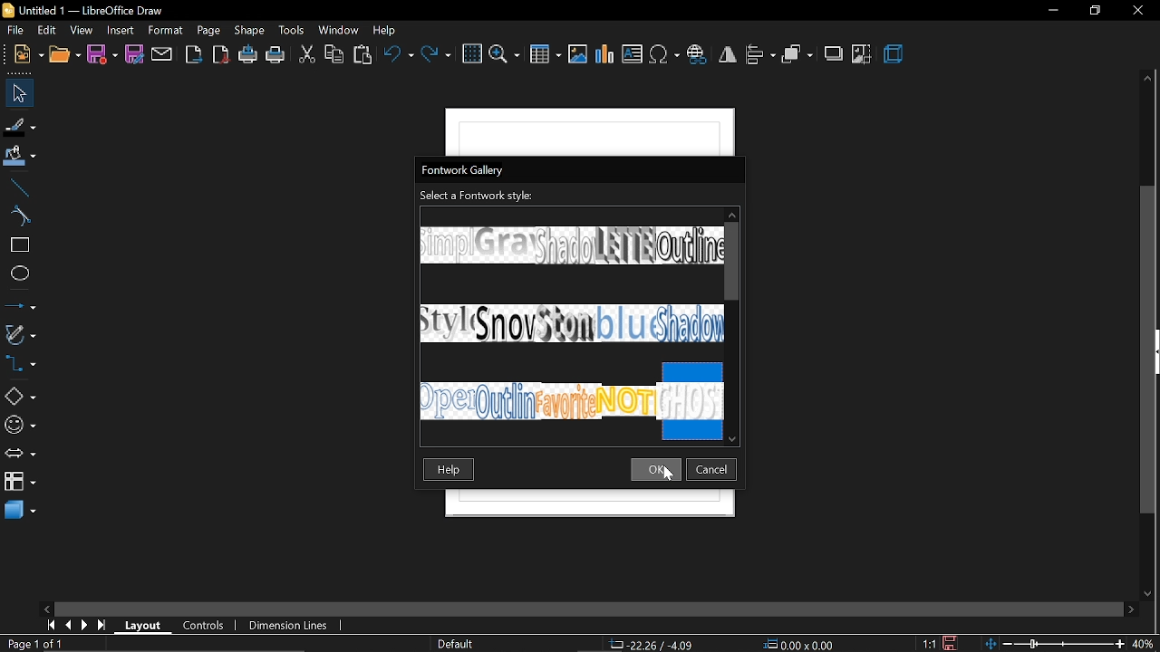  I want to click on insert image, so click(578, 54).